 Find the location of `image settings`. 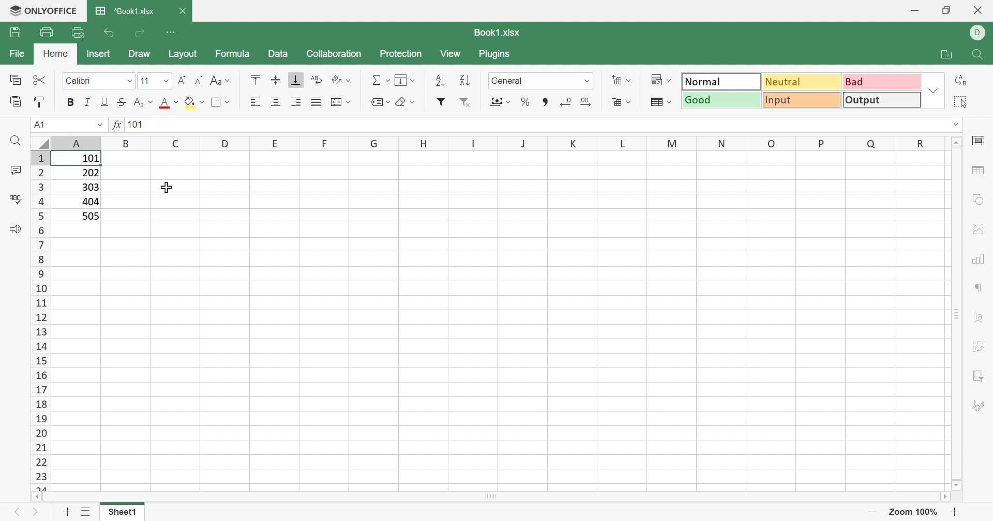

image settings is located at coordinates (980, 227).